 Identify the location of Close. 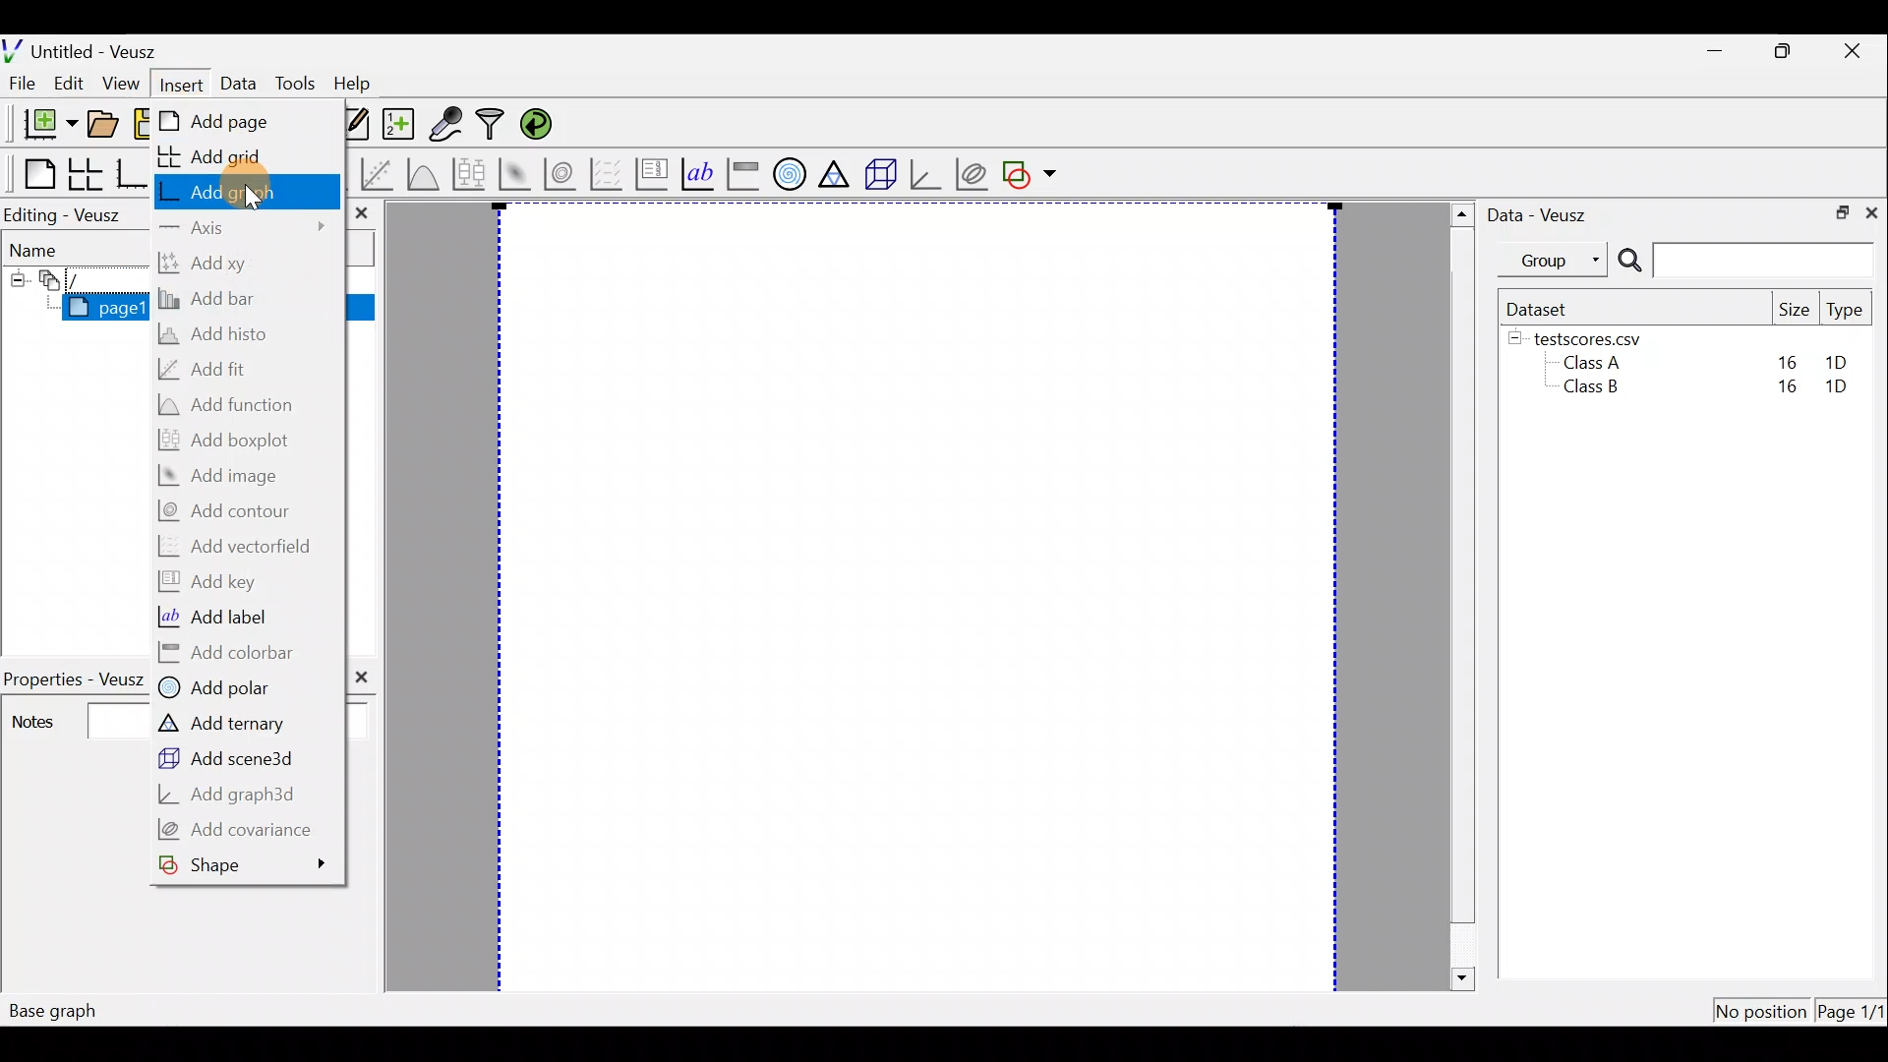
(1874, 214).